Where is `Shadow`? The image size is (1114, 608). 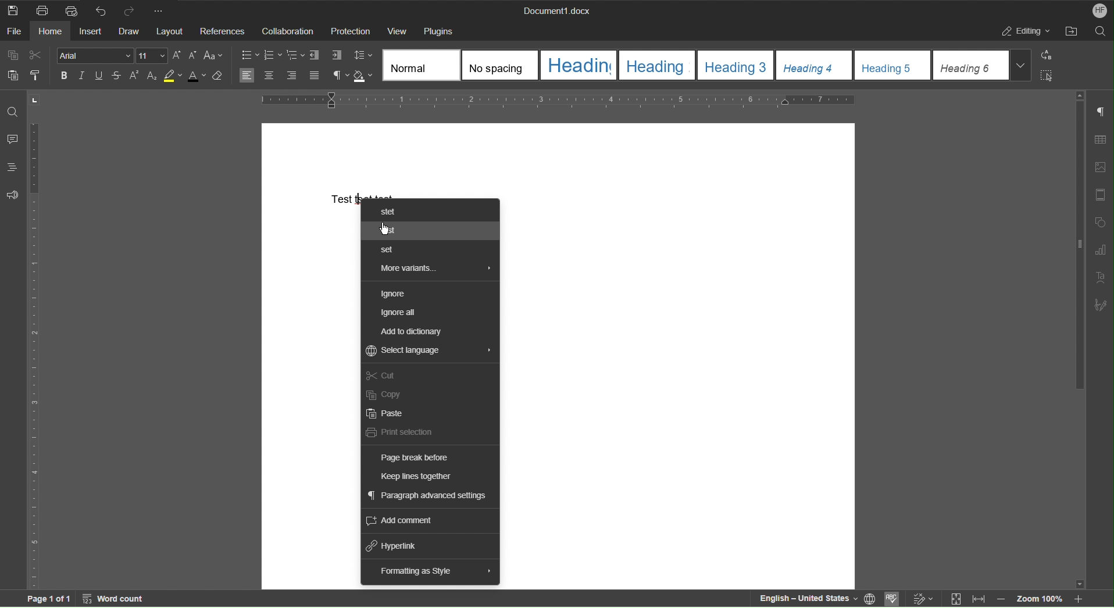 Shadow is located at coordinates (365, 77).